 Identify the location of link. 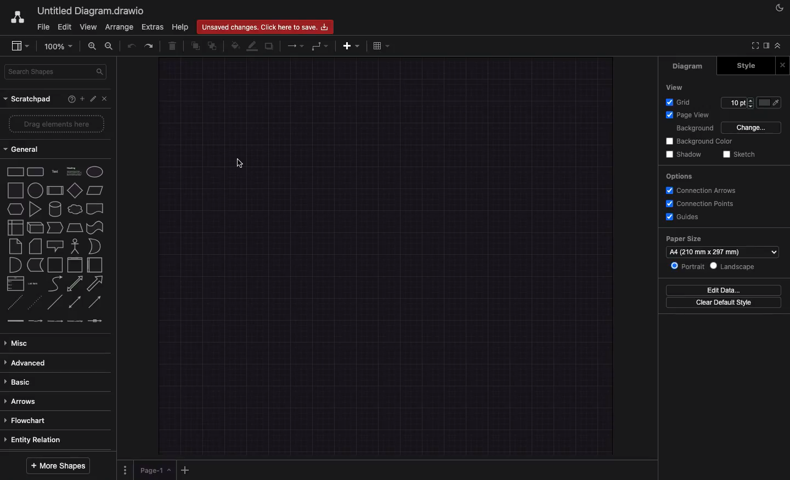
(14, 323).